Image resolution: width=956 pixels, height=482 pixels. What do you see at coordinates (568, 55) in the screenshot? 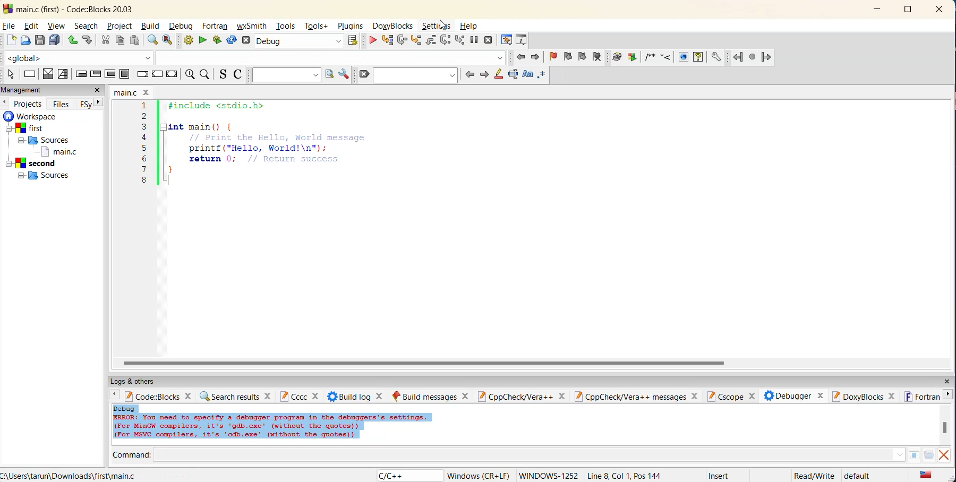
I see `previous bookmark` at bounding box center [568, 55].